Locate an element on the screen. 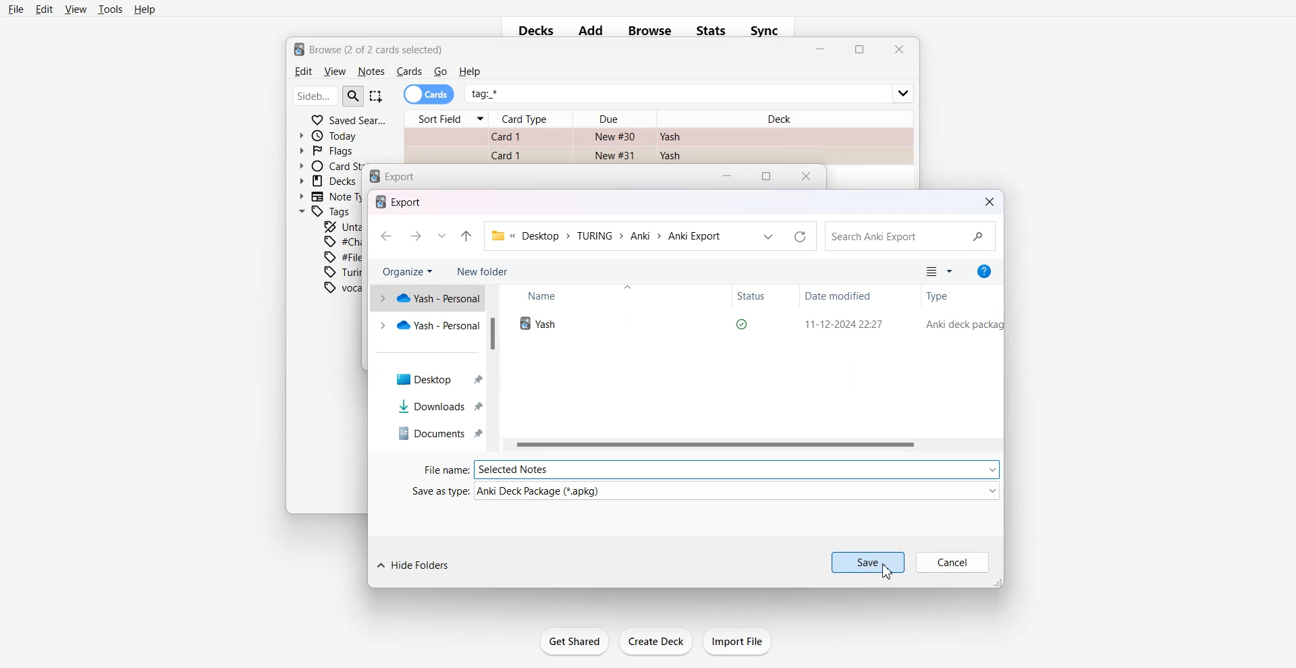 The width and height of the screenshot is (1296, 668). Date modified is located at coordinates (848, 296).